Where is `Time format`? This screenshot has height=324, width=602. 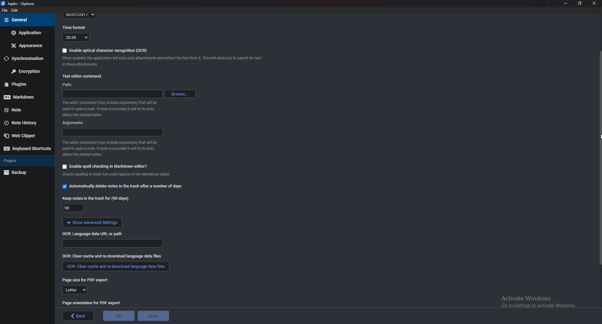
Time format is located at coordinates (76, 27).